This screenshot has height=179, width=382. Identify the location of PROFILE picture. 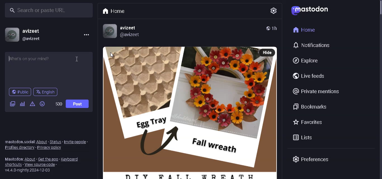
(109, 30).